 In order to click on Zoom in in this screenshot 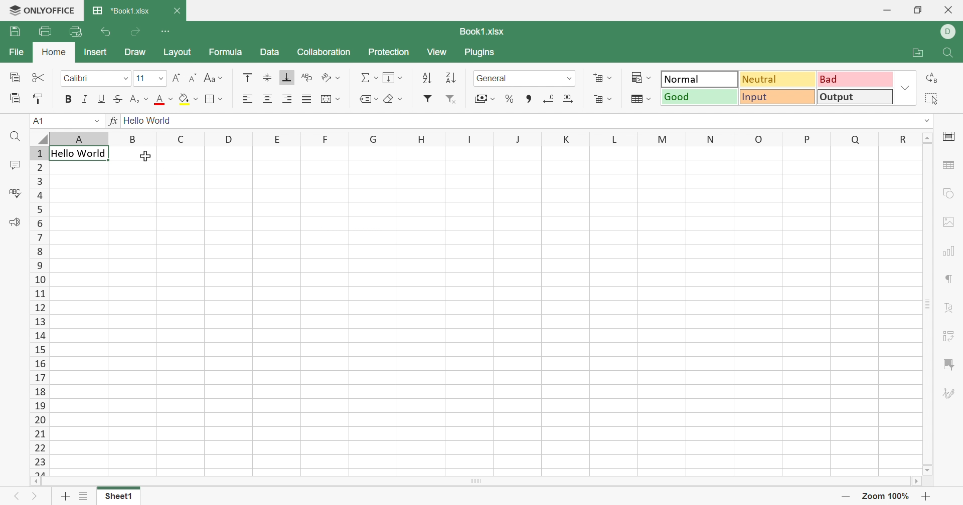, I will do `click(927, 498)`.